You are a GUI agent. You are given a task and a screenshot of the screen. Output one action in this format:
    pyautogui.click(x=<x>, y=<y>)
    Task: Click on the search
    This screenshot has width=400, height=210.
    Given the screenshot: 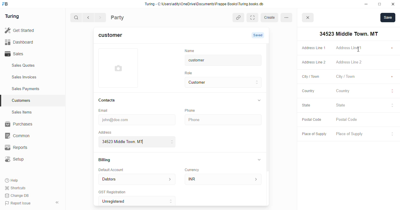 What is the action you would take?
    pyautogui.click(x=76, y=18)
    